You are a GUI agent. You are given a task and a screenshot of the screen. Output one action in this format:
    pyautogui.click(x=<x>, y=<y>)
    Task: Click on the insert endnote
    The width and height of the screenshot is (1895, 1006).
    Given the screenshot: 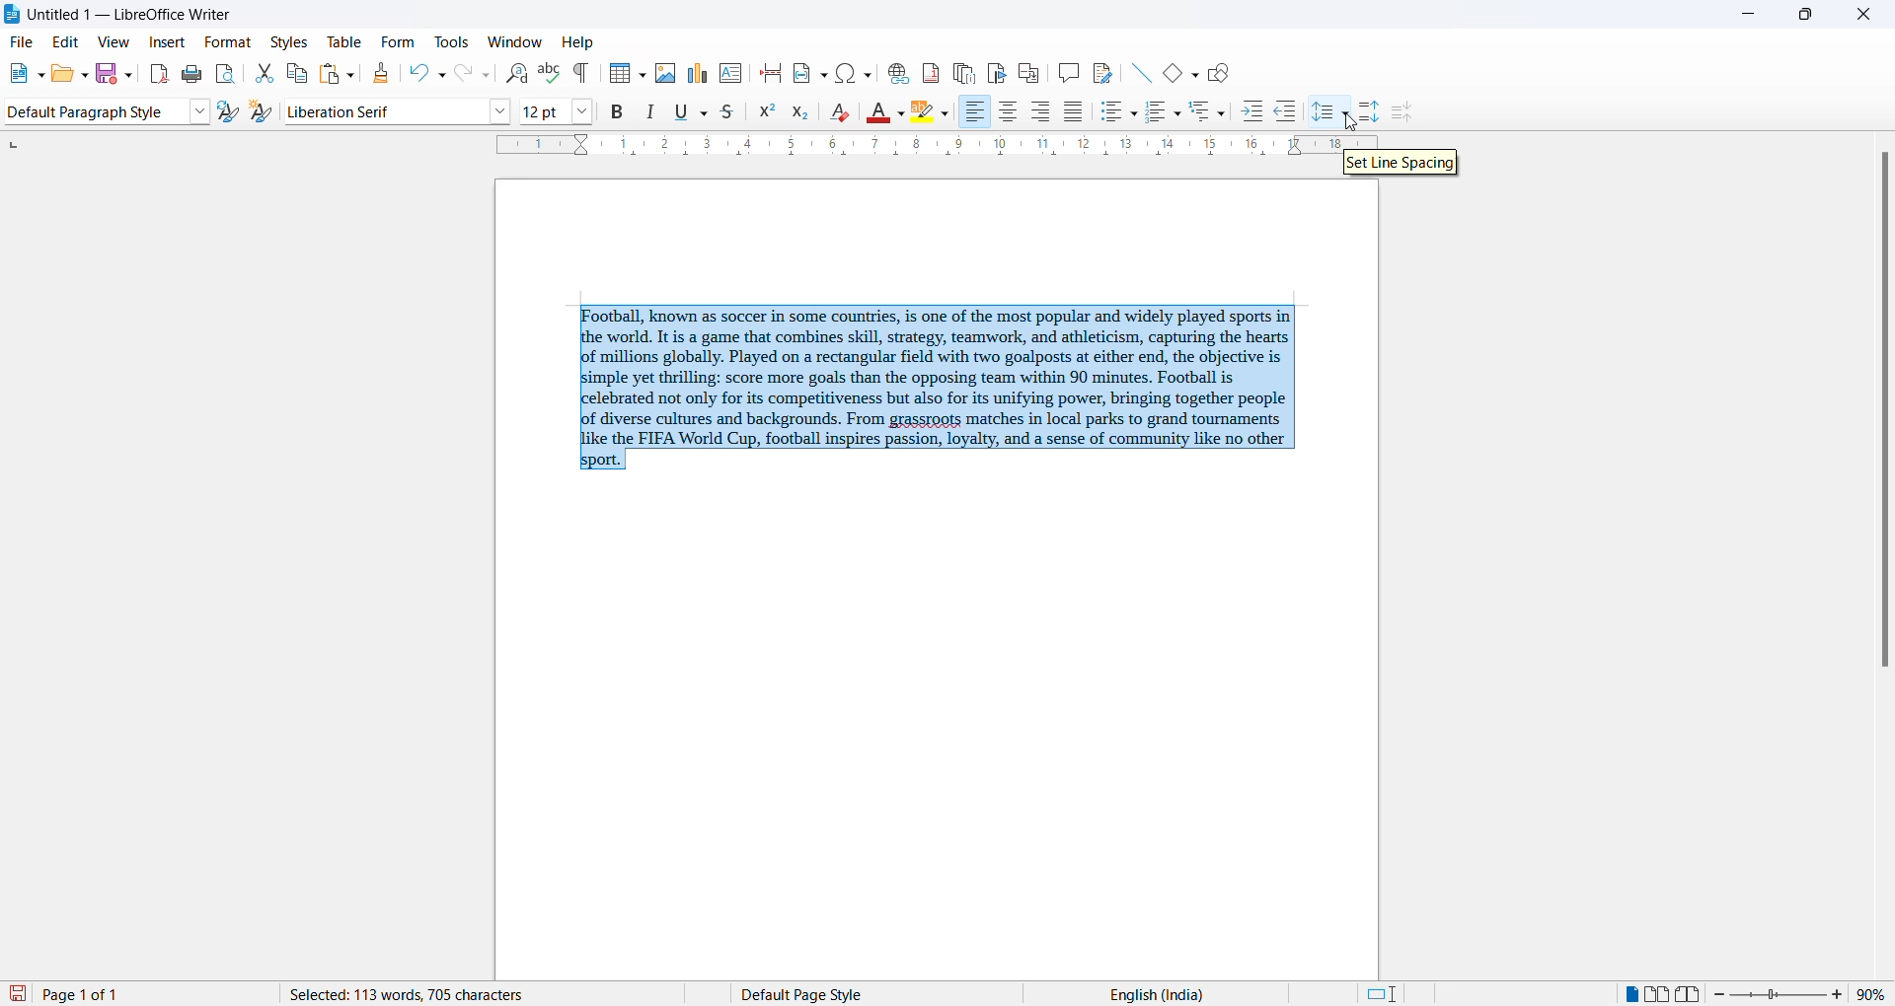 What is the action you would take?
    pyautogui.click(x=964, y=70)
    